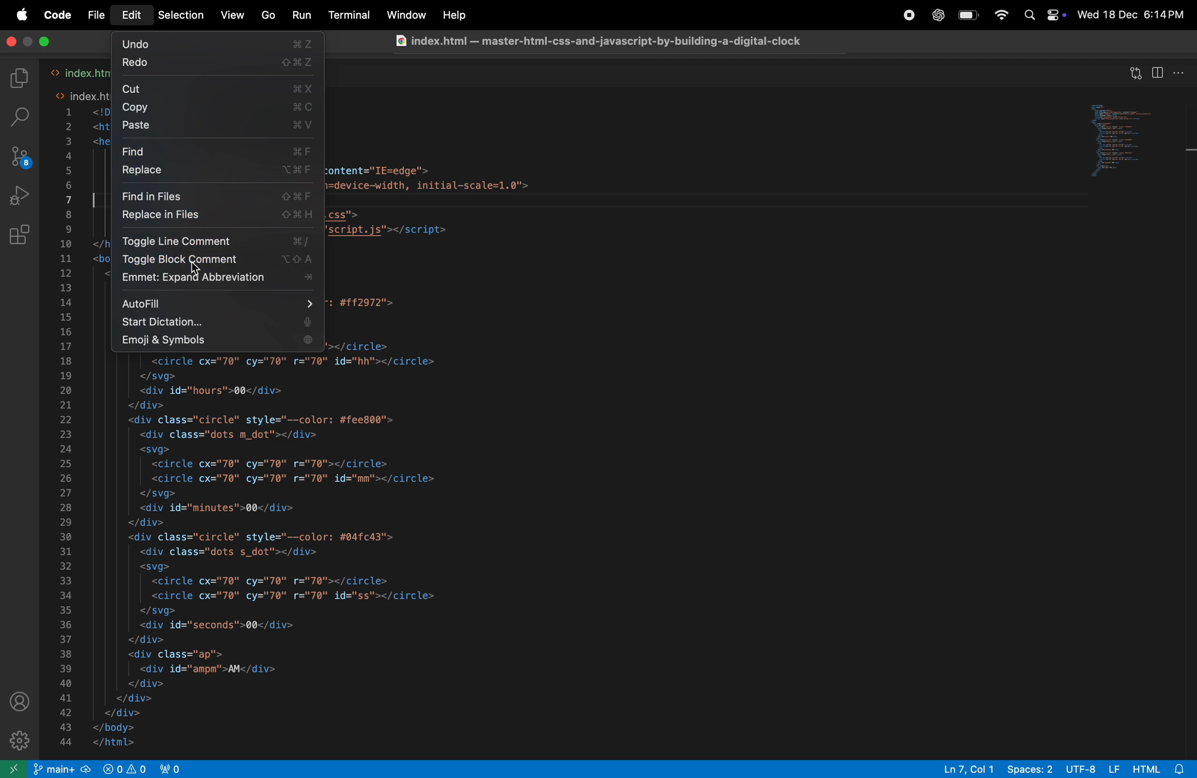 The height and width of the screenshot is (778, 1197). What do you see at coordinates (178, 15) in the screenshot?
I see `selection` at bounding box center [178, 15].